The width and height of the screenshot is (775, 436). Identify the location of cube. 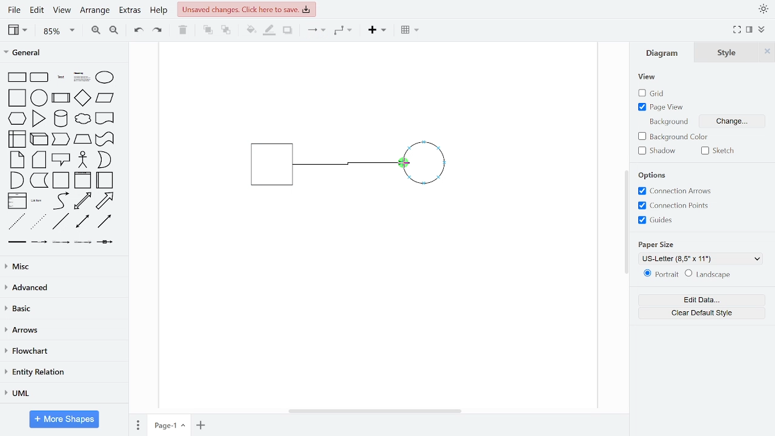
(40, 138).